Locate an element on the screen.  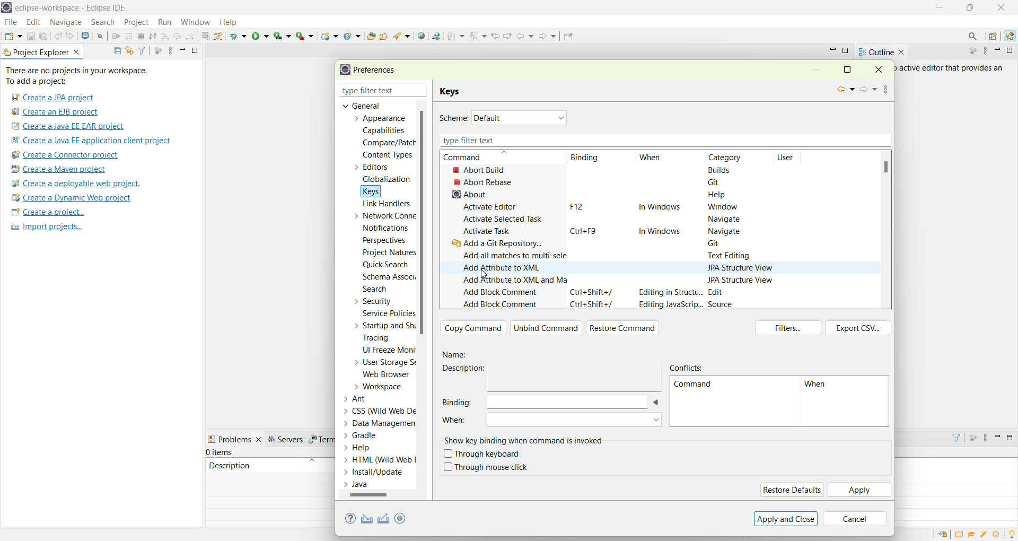
navigate is located at coordinates (66, 23).